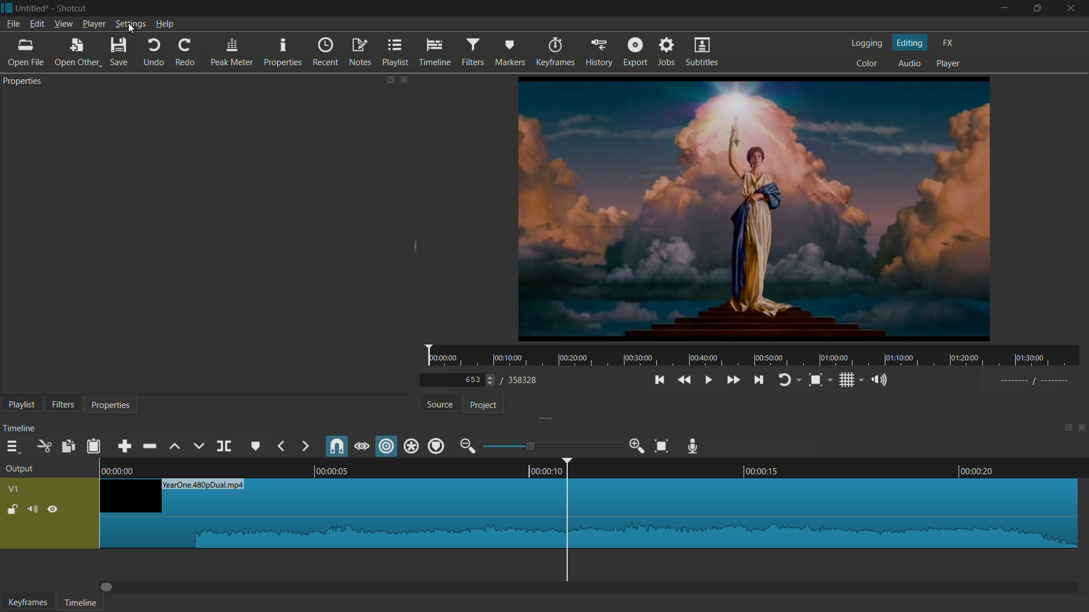 The image size is (1089, 612). I want to click on timeline, so click(82, 603).